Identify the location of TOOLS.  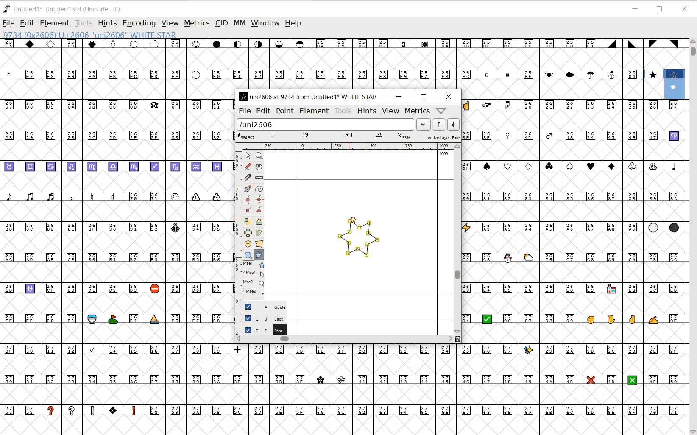
(84, 23).